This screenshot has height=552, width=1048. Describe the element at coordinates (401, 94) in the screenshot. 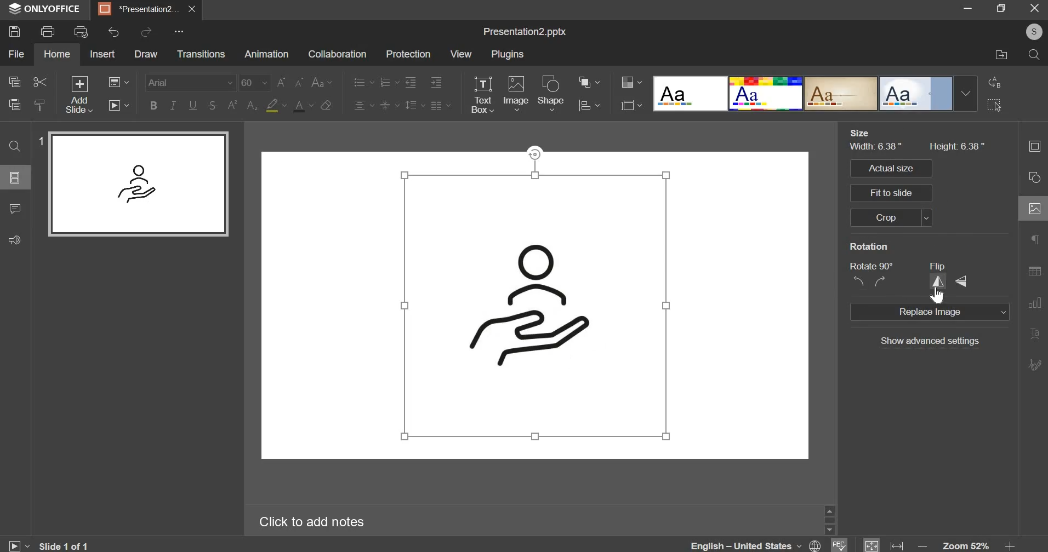

I see `text alingment settings` at that location.